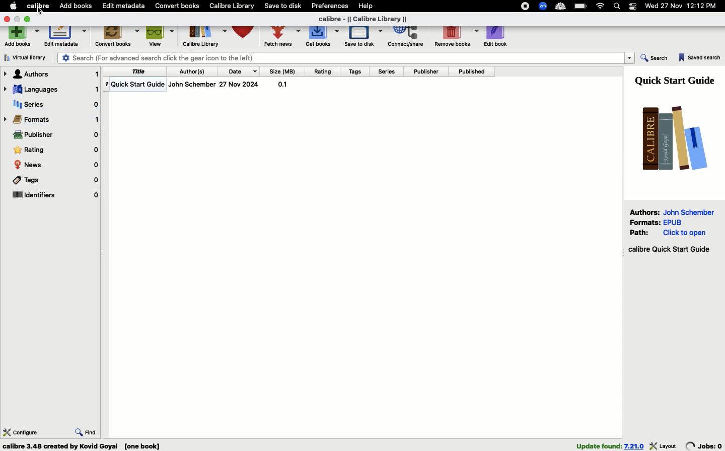  I want to click on Search, so click(338, 58).